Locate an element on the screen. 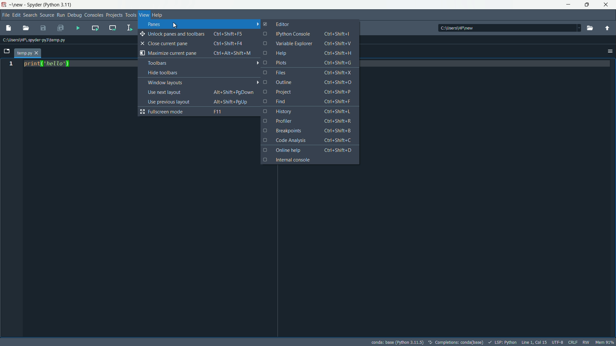 This screenshot has height=346, width=616. cursor is located at coordinates (175, 25).